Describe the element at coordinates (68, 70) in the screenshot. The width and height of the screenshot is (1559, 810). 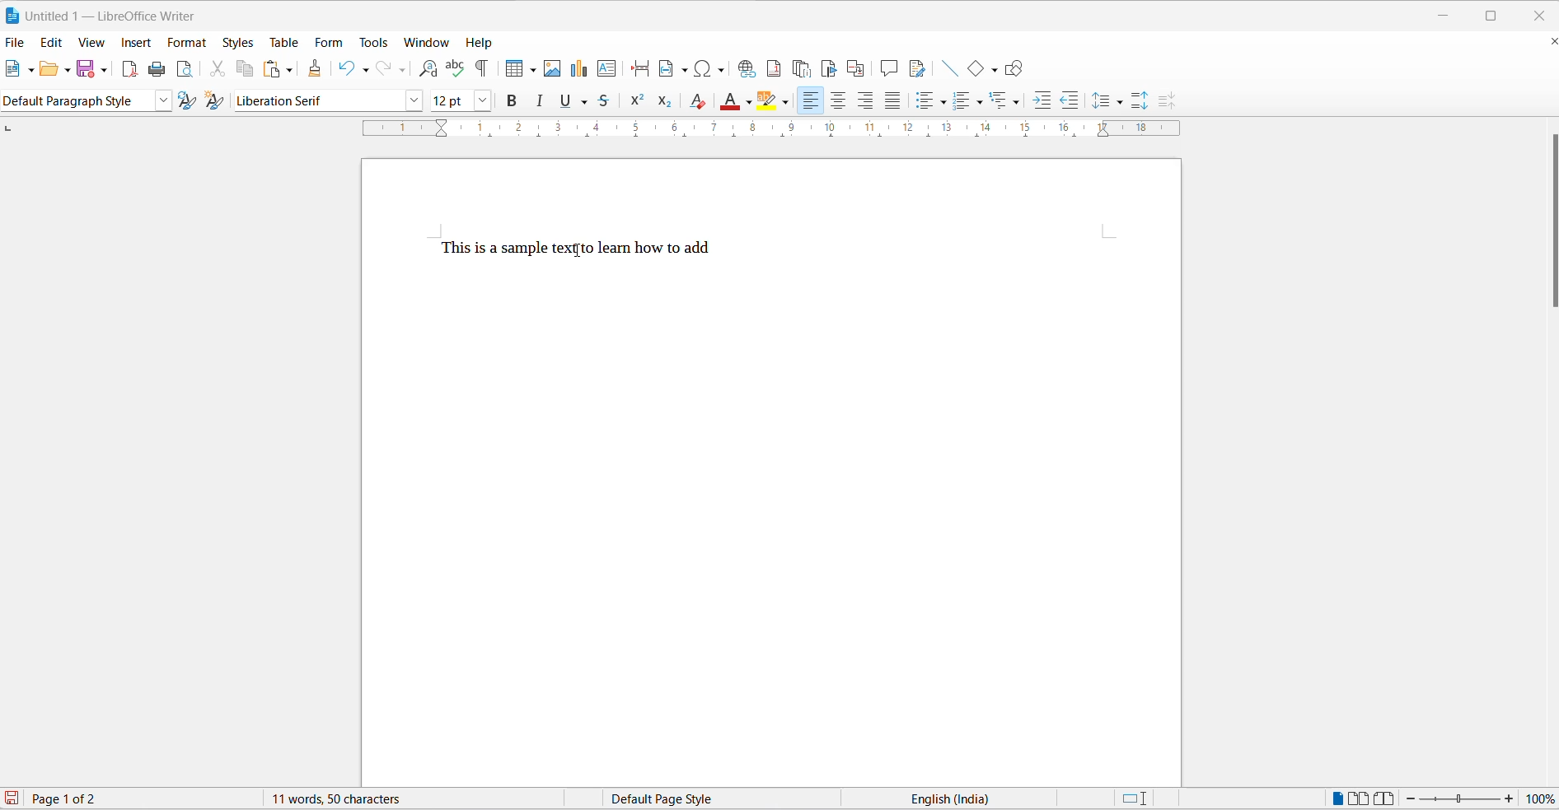
I see `open options` at that location.